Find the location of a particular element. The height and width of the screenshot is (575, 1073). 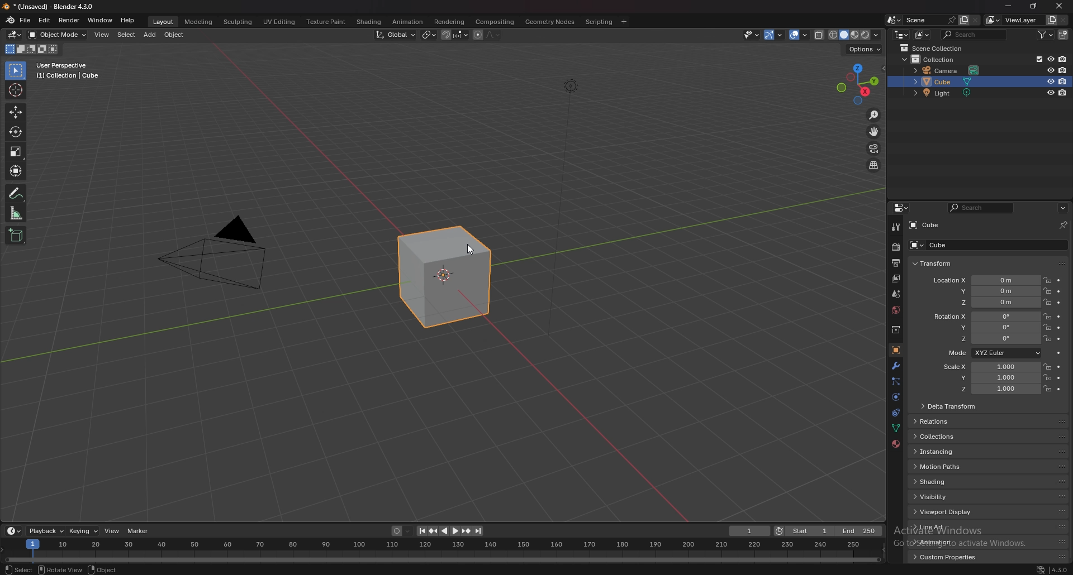

animate property is located at coordinates (1058, 367).